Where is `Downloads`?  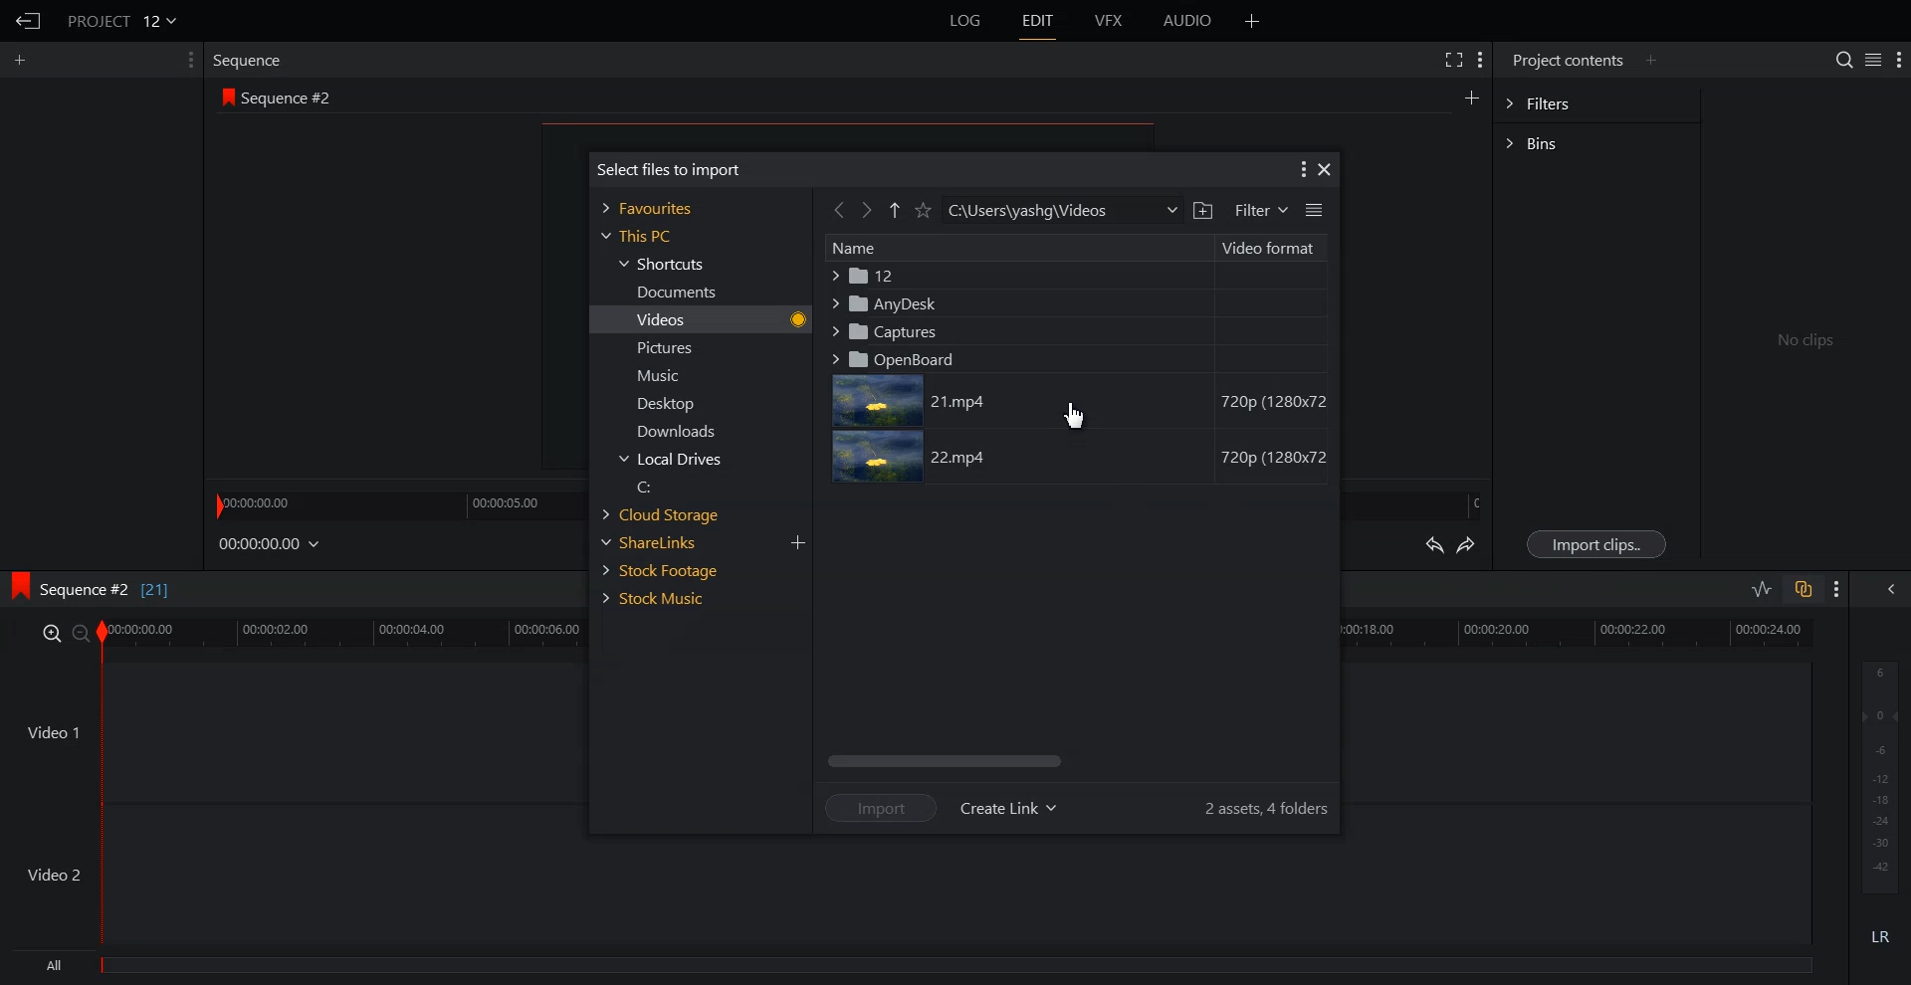 Downloads is located at coordinates (674, 431).